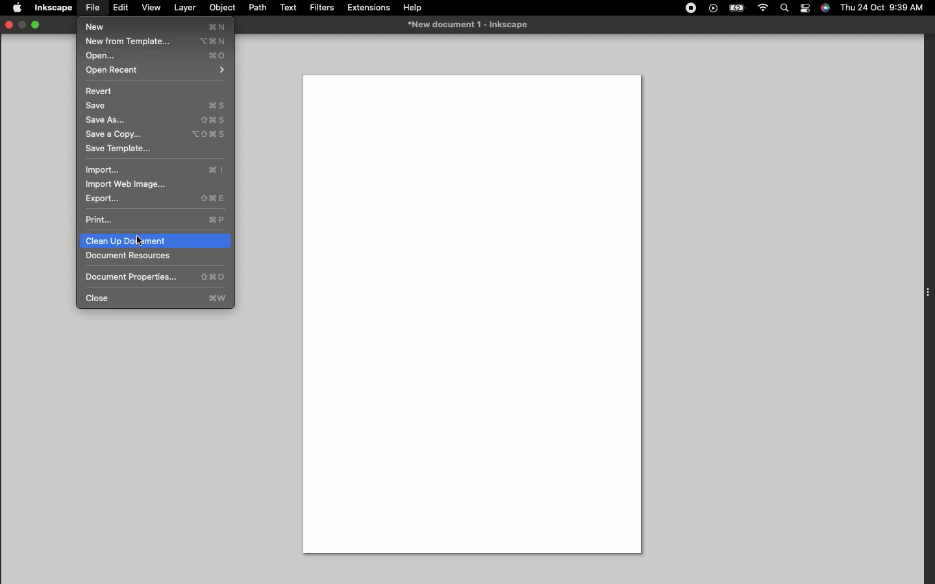 This screenshot has width=935, height=584. What do you see at coordinates (258, 7) in the screenshot?
I see `Path` at bounding box center [258, 7].